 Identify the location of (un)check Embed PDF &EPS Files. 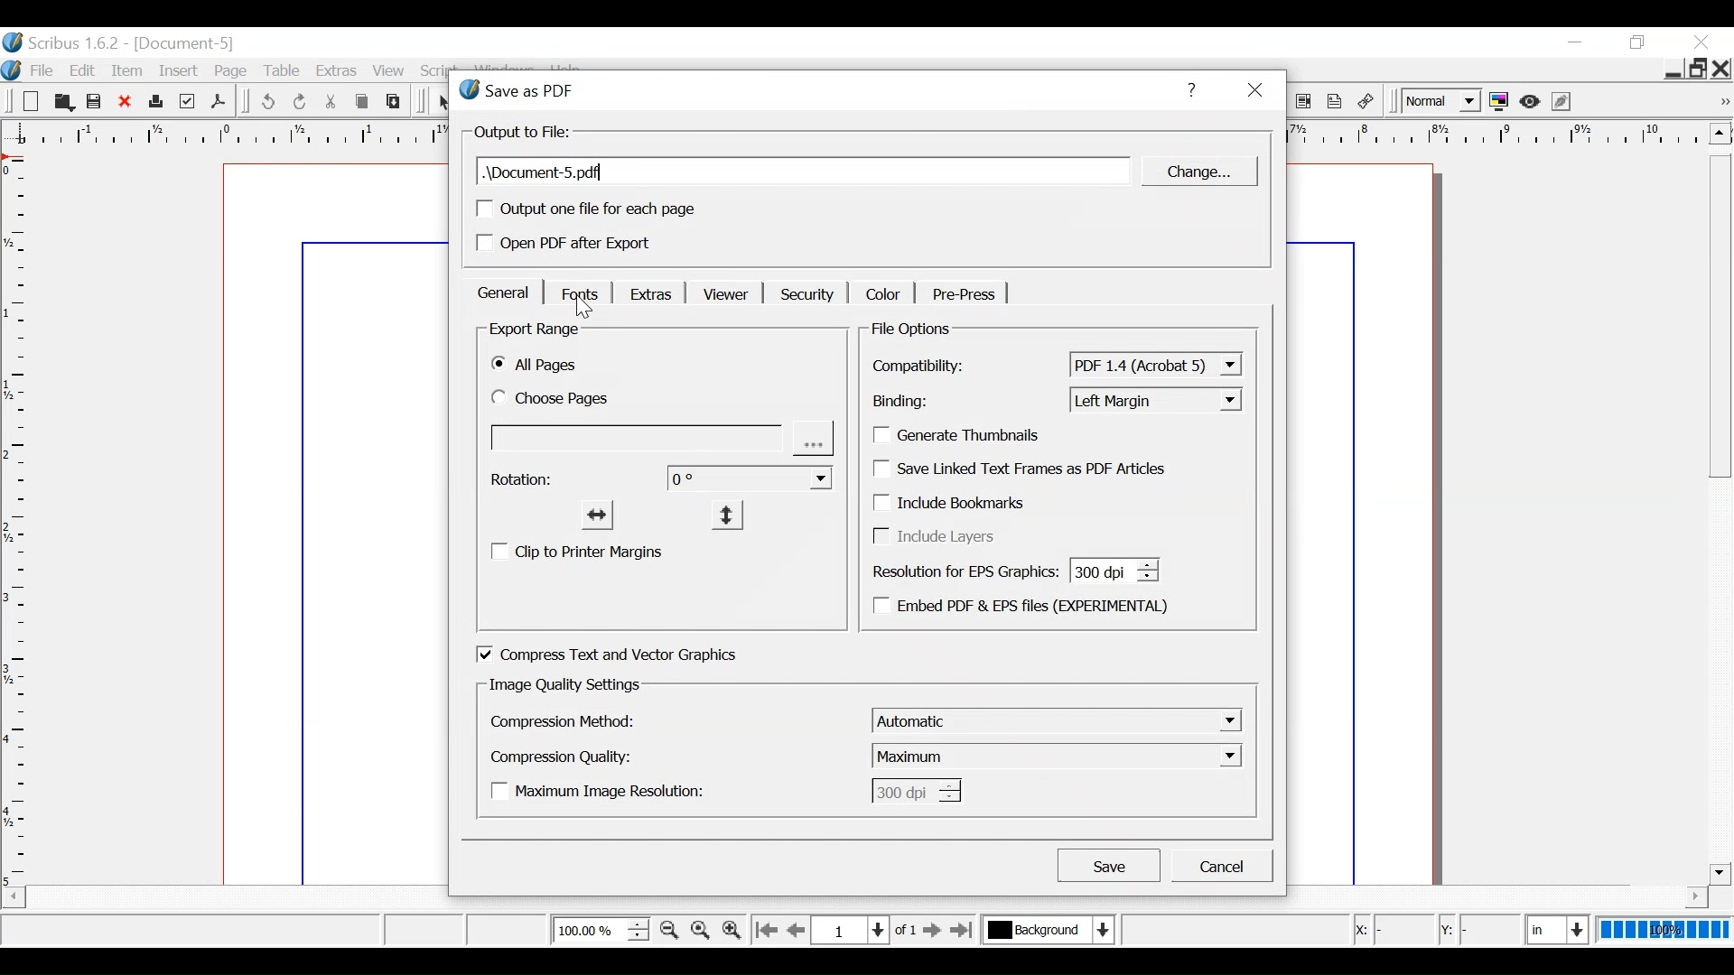
(1026, 608).